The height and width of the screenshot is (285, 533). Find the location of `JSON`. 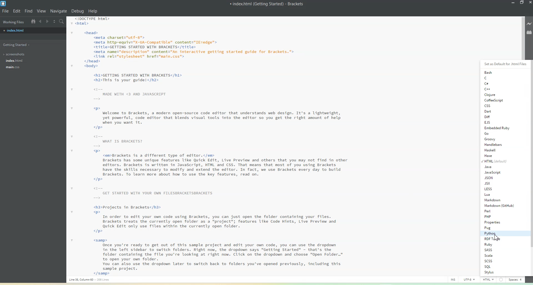

JSON is located at coordinates (497, 178).